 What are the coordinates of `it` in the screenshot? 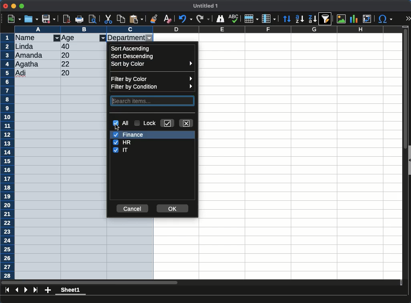 It's located at (121, 150).